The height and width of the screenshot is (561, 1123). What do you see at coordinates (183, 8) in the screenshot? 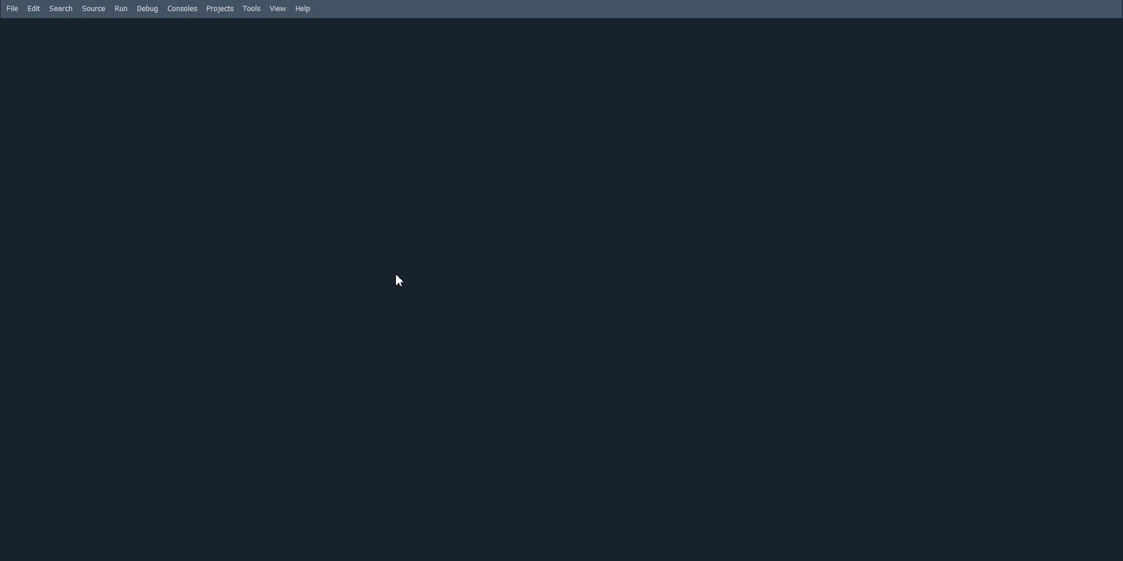
I see `Consoles` at bounding box center [183, 8].